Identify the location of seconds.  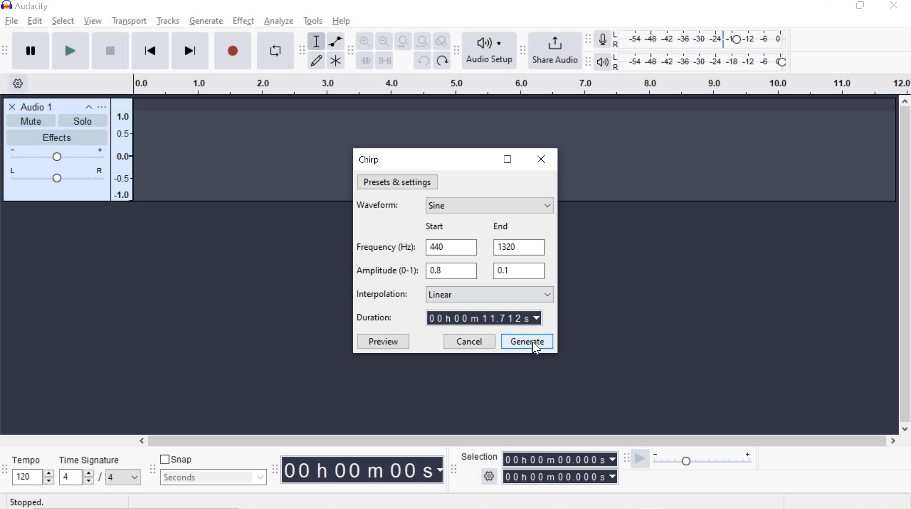
(214, 477).